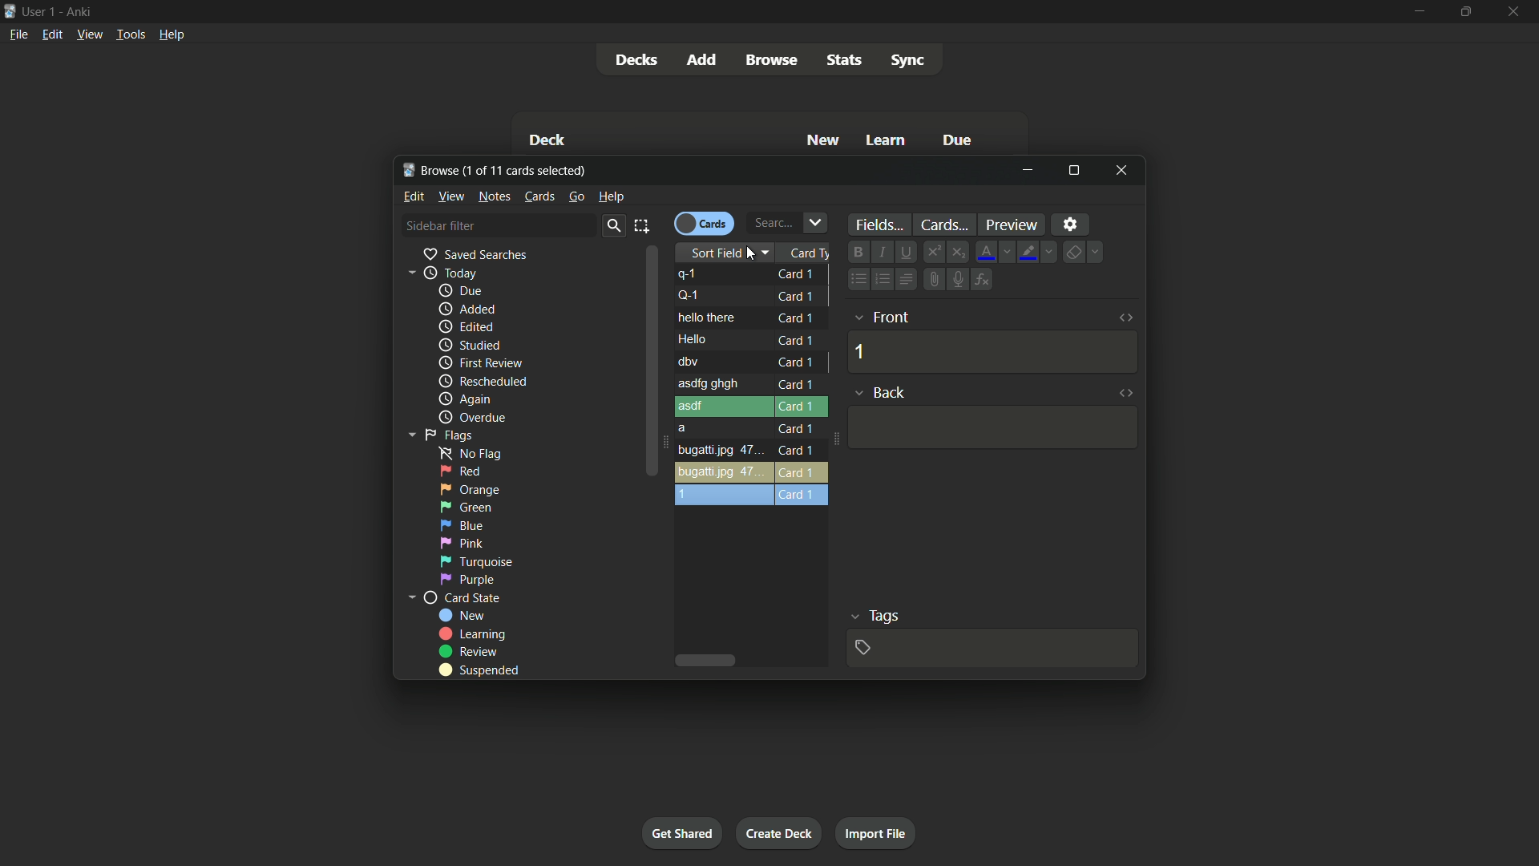 Image resolution: width=1539 pixels, height=866 pixels. I want to click on record audio, so click(959, 280).